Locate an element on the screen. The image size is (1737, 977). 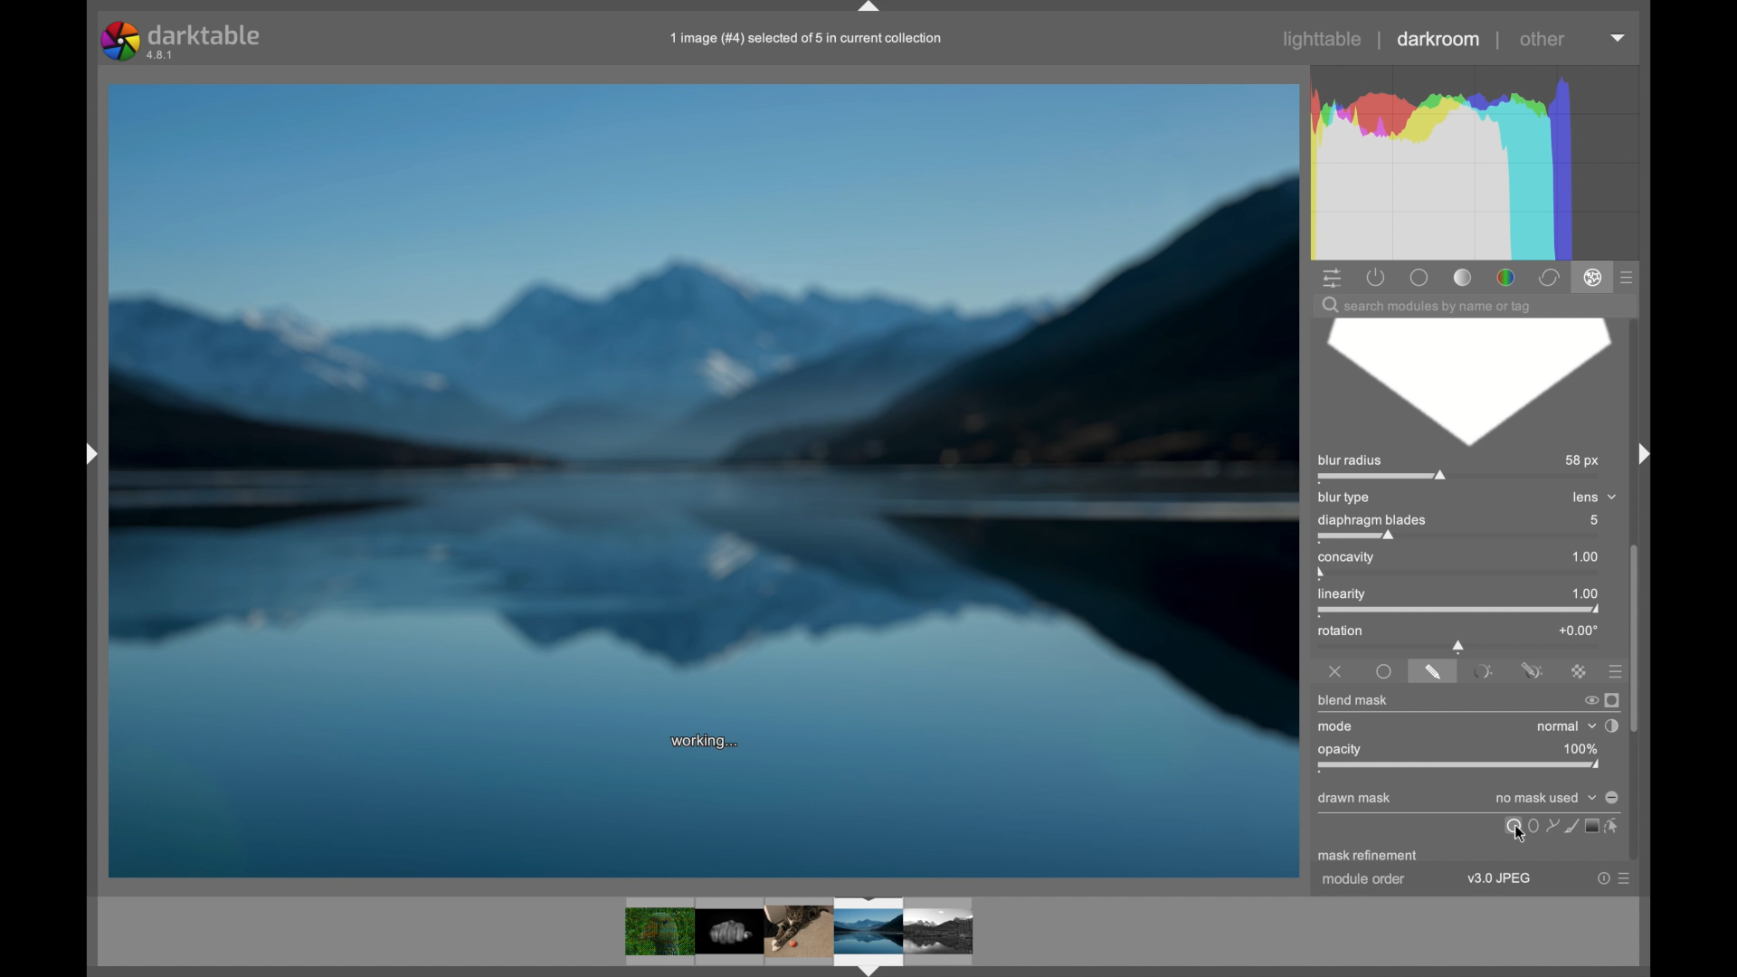
darktable is located at coordinates (180, 39).